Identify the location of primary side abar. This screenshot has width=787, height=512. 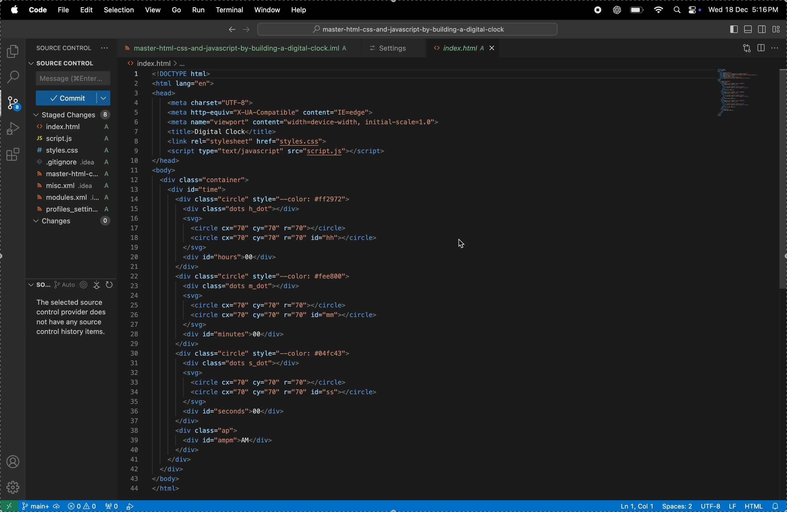
(729, 29).